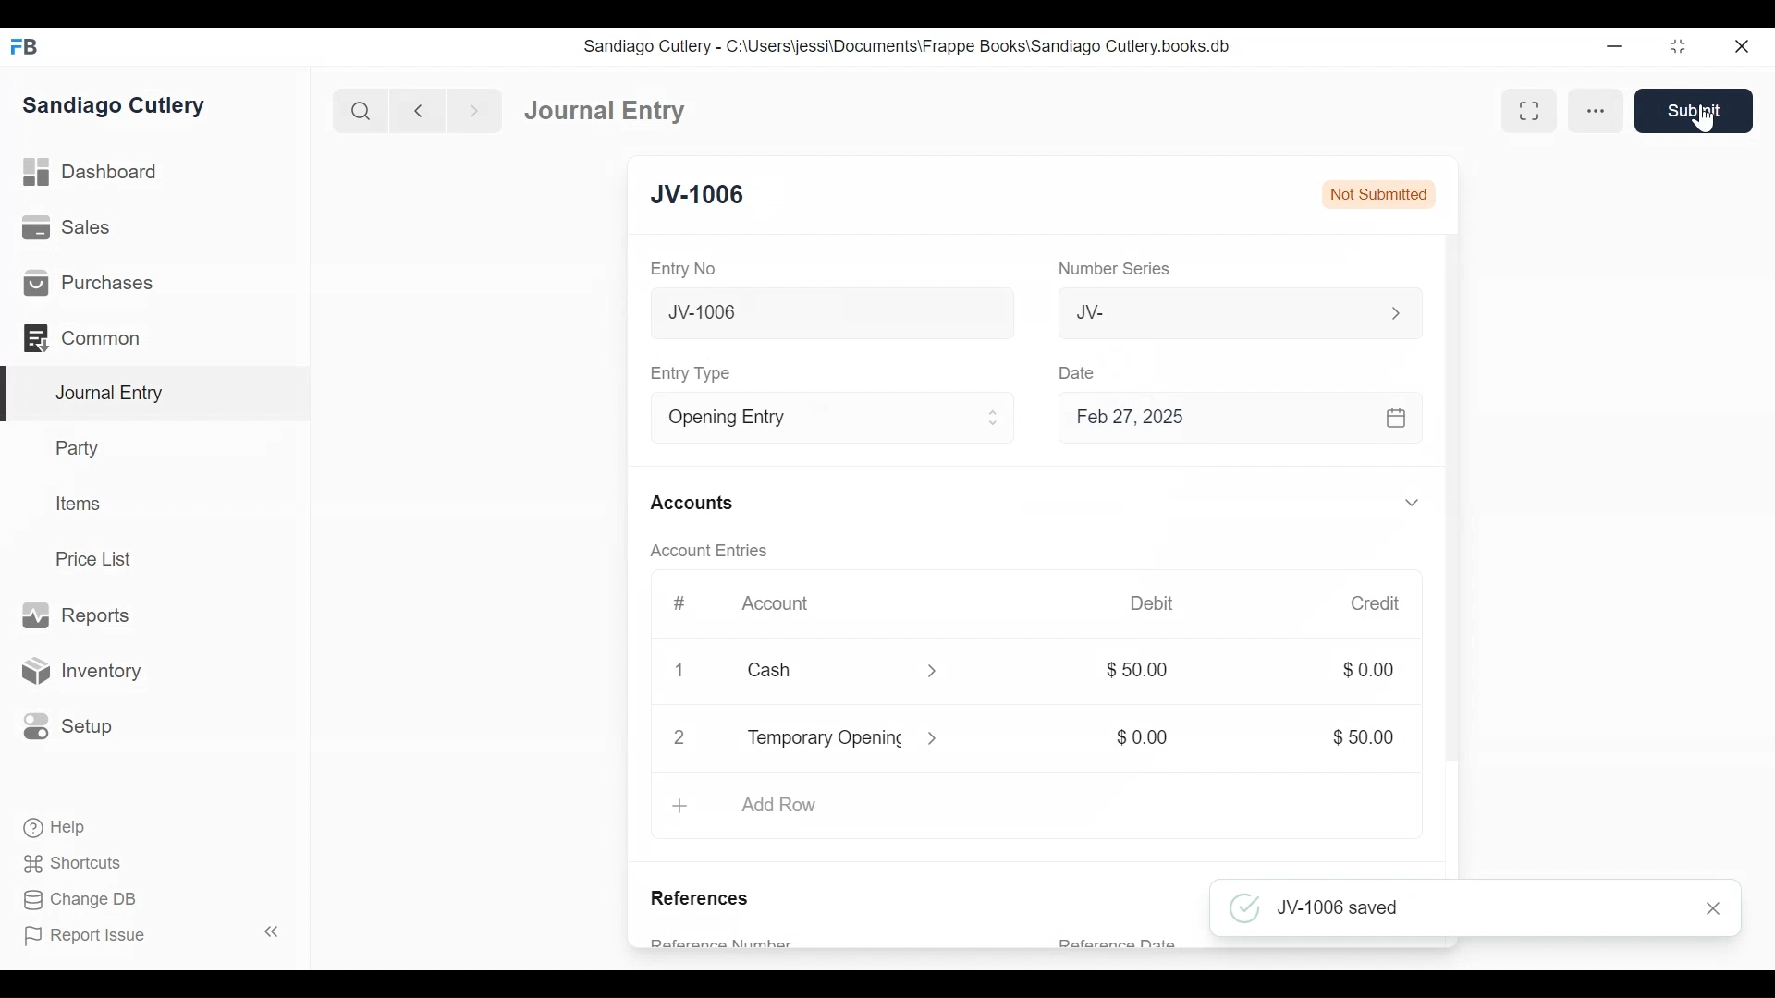 The image size is (1775, 998). What do you see at coordinates (941, 737) in the screenshot?
I see `Expand` at bounding box center [941, 737].